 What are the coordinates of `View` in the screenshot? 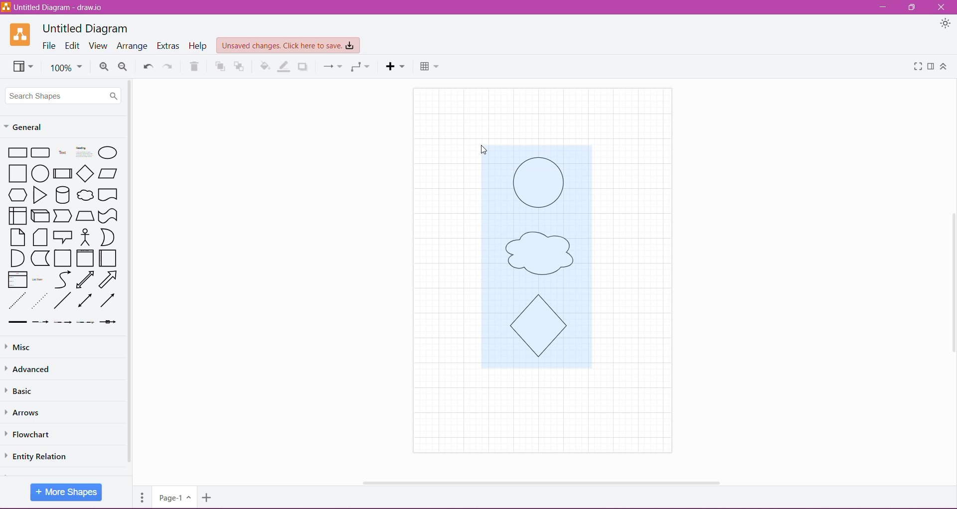 It's located at (21, 66).